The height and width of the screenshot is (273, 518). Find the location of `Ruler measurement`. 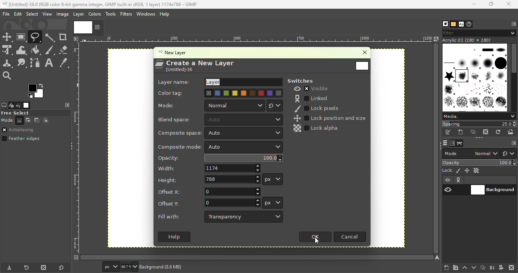

Ruler measurement is located at coordinates (111, 266).